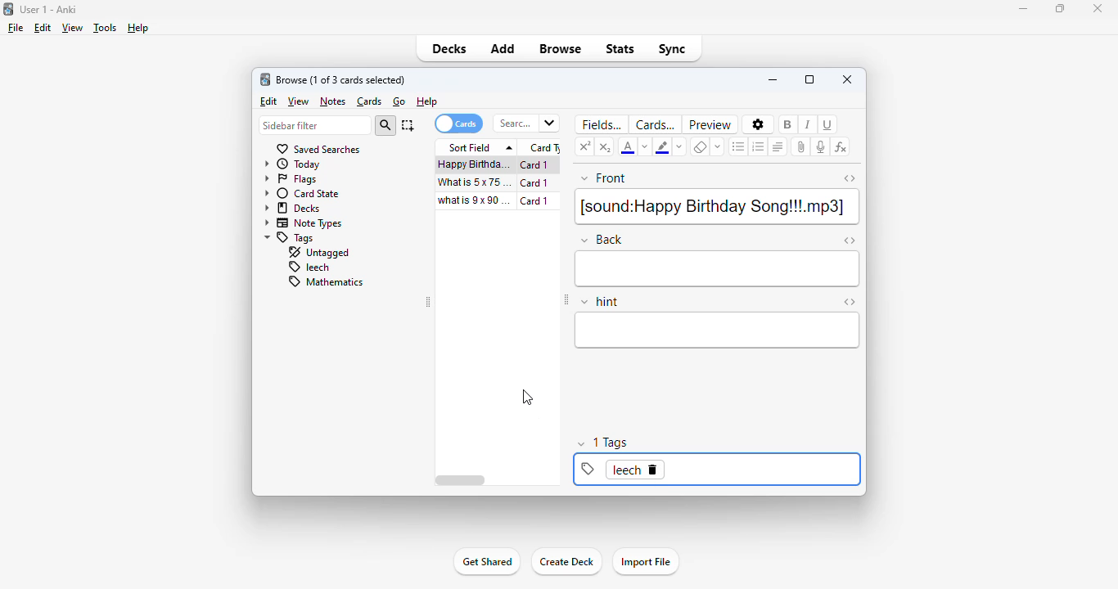  I want to click on view, so click(73, 28).